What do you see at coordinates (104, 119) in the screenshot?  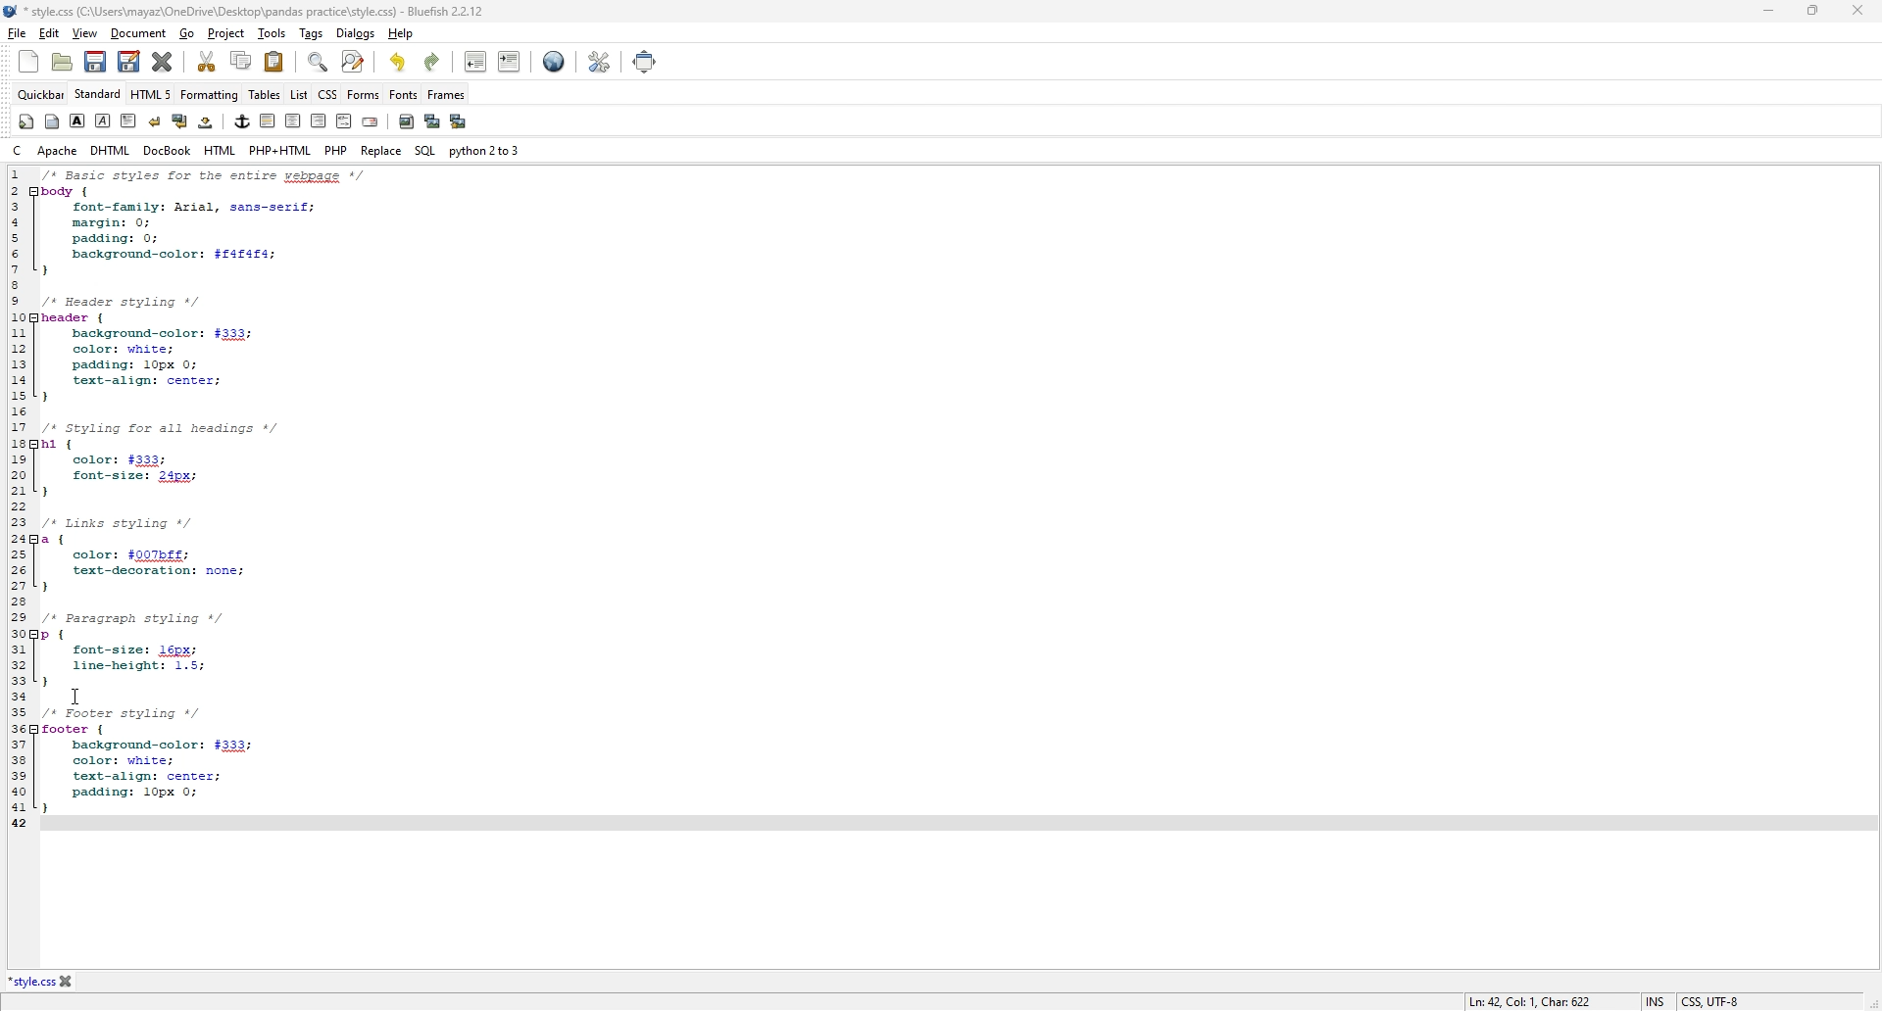 I see `italic` at bounding box center [104, 119].